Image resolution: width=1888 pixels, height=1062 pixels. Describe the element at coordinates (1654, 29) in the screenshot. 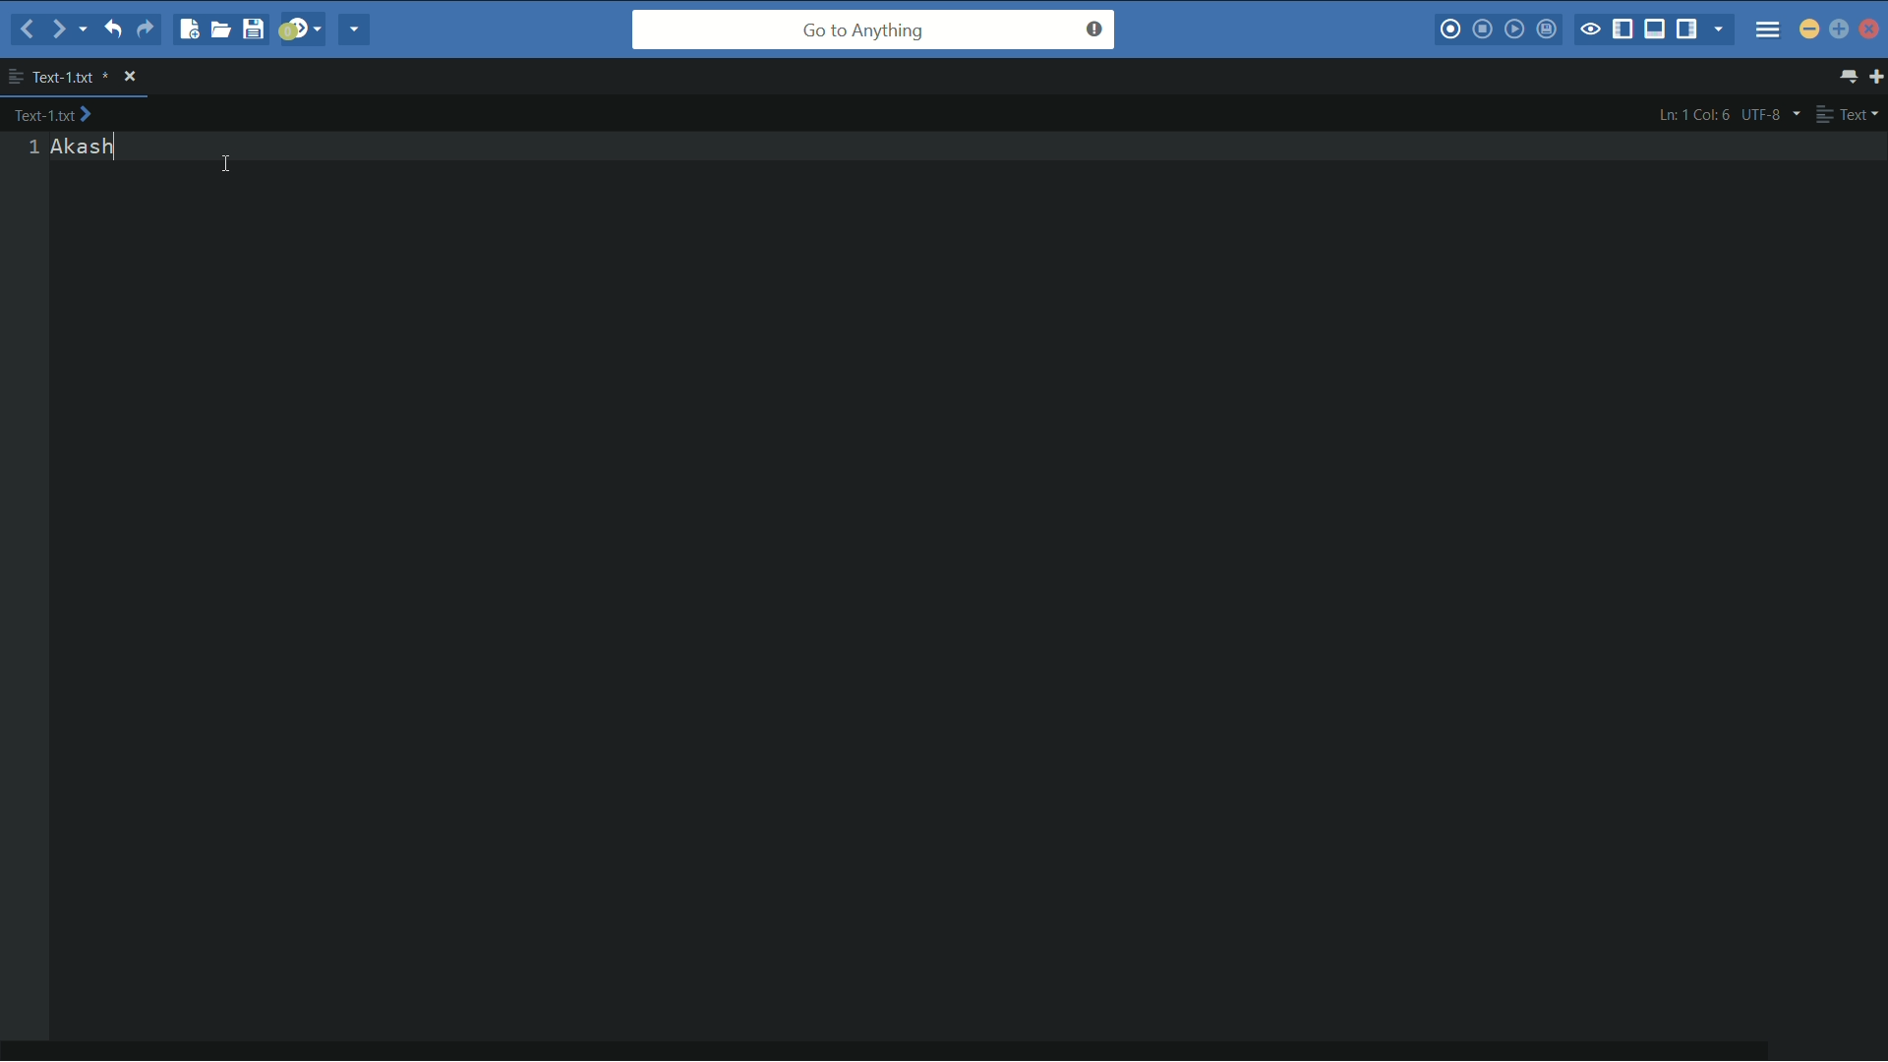

I see `show/hide bottom panel` at that location.